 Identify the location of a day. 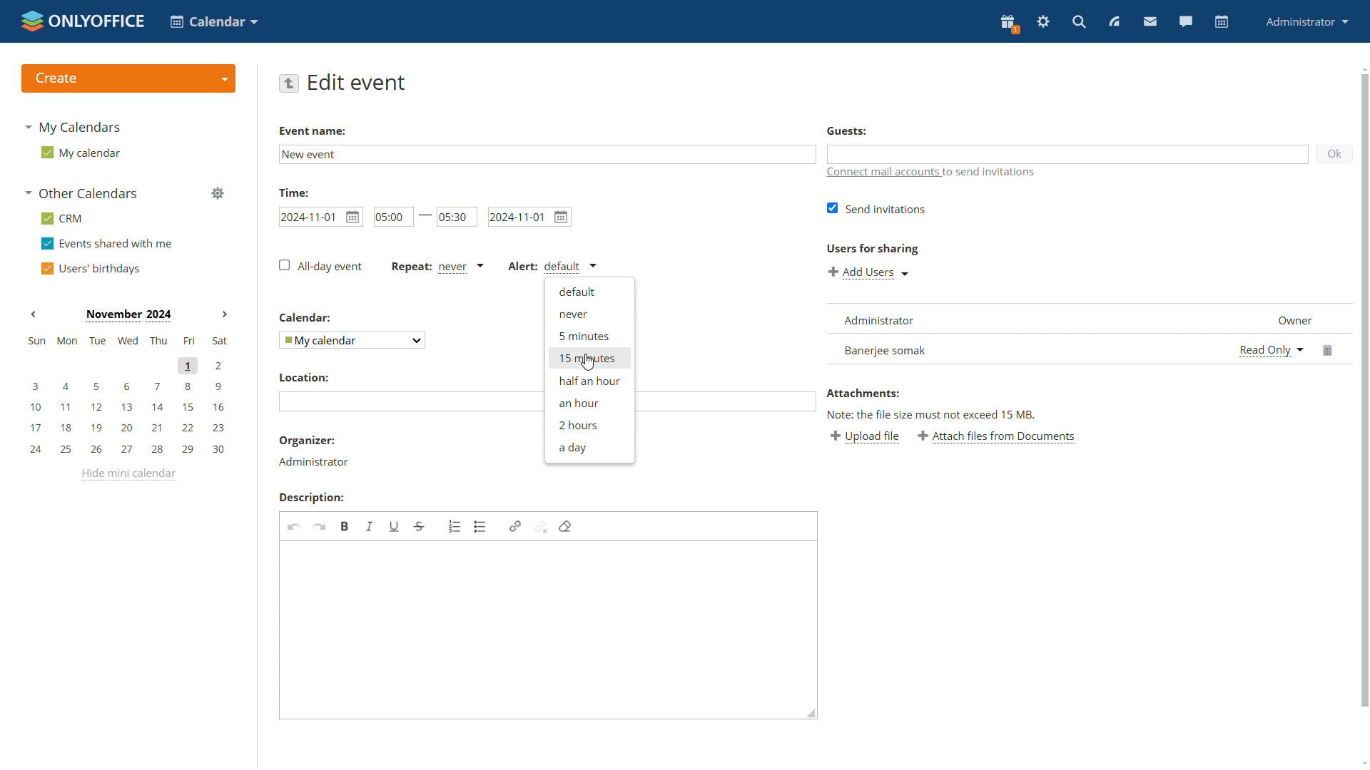
(589, 448).